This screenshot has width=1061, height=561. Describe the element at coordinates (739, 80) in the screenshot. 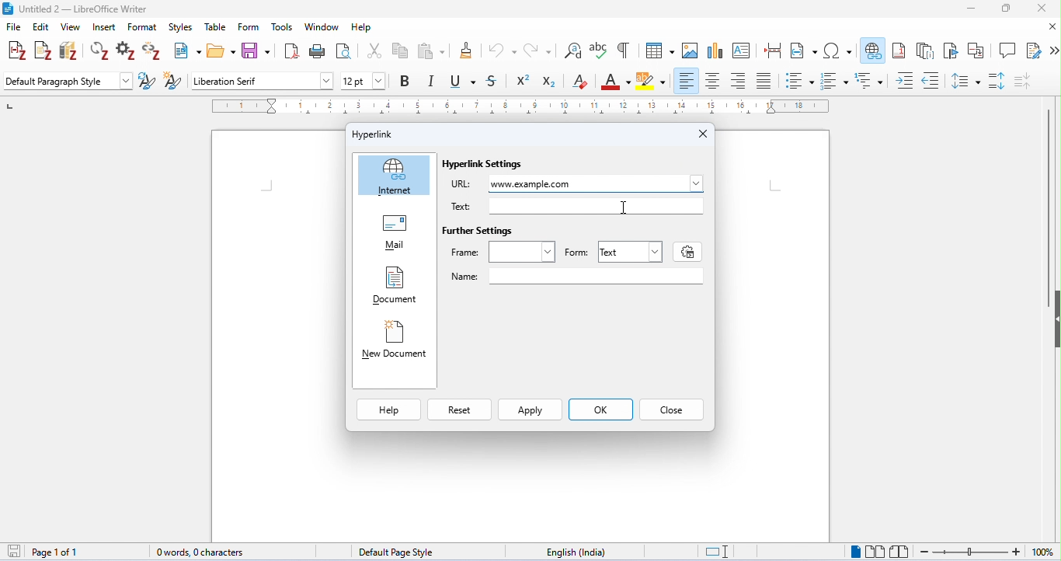

I see `align right` at that location.